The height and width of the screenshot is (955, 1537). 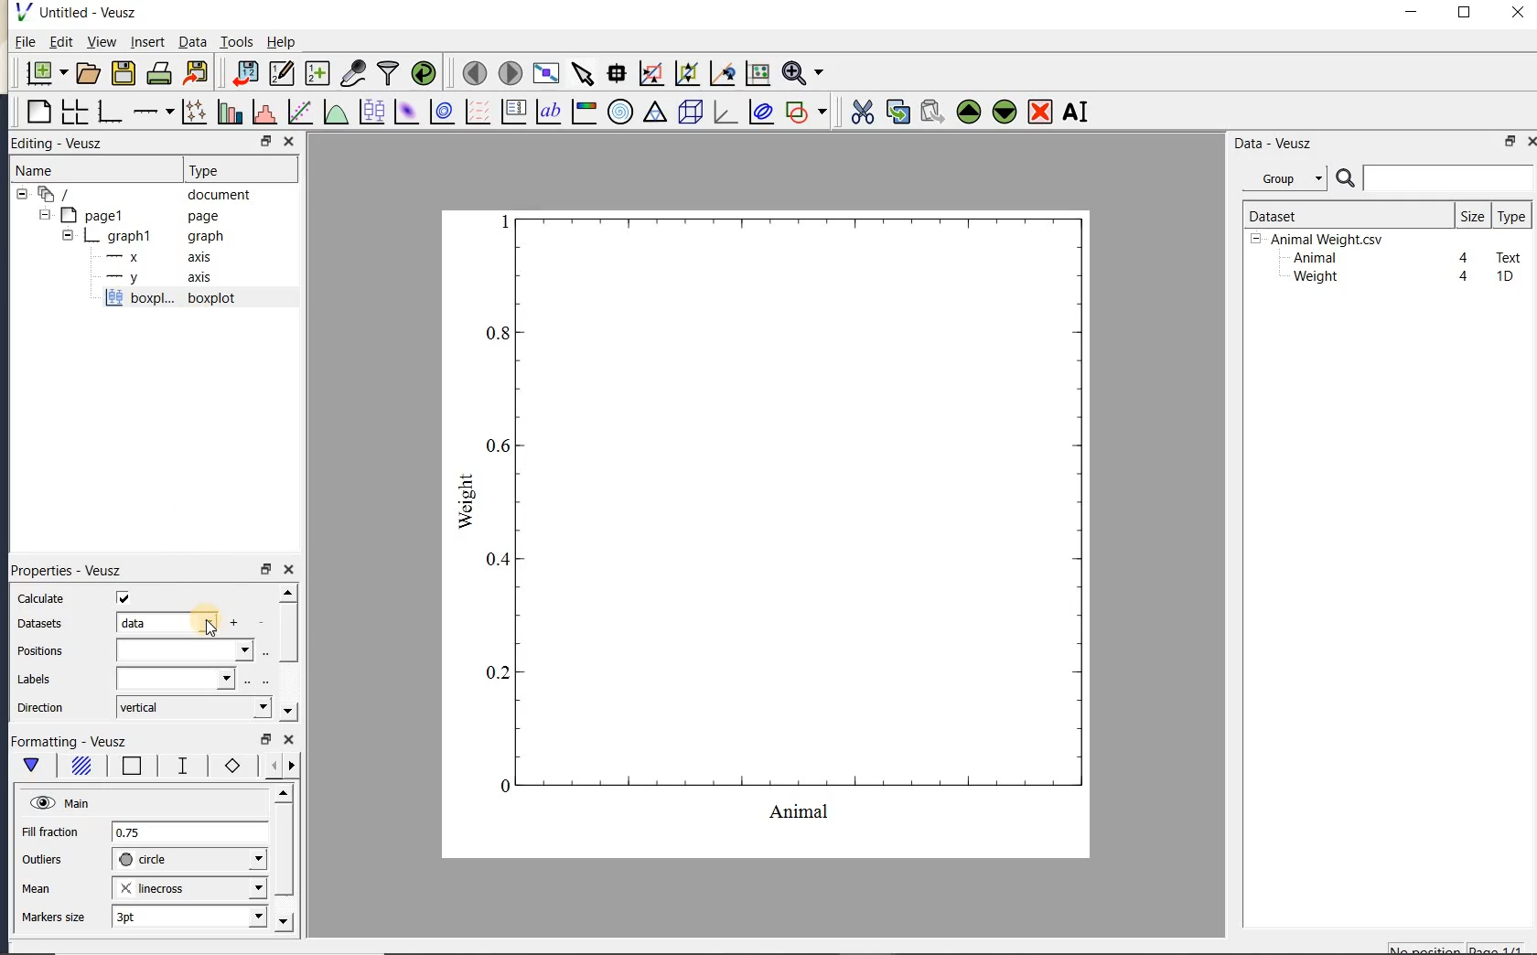 What do you see at coordinates (723, 74) in the screenshot?
I see `click to recenter graph axes` at bounding box center [723, 74].